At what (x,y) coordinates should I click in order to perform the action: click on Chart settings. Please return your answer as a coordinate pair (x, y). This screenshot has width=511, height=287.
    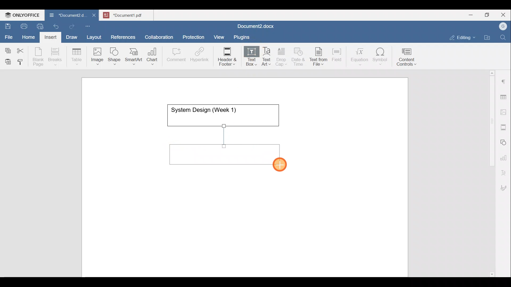
    Looking at the image, I should click on (505, 155).